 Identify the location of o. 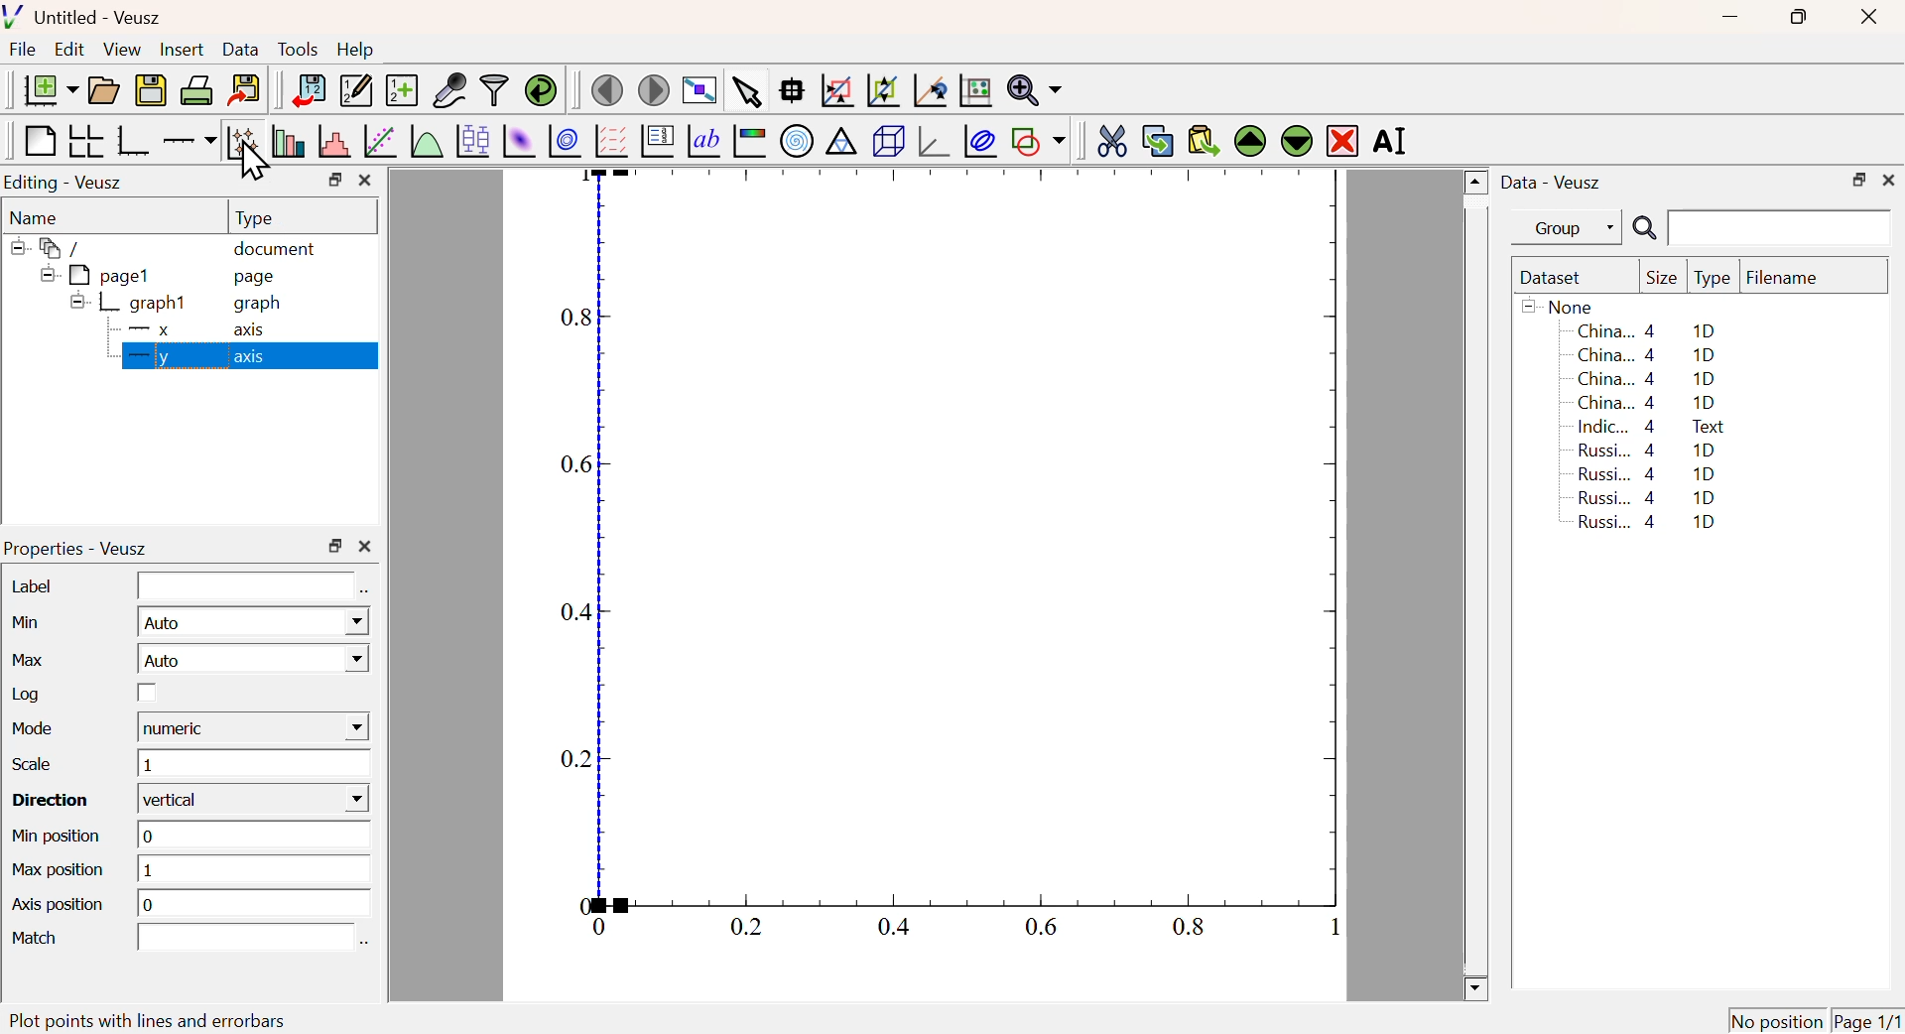
(254, 903).